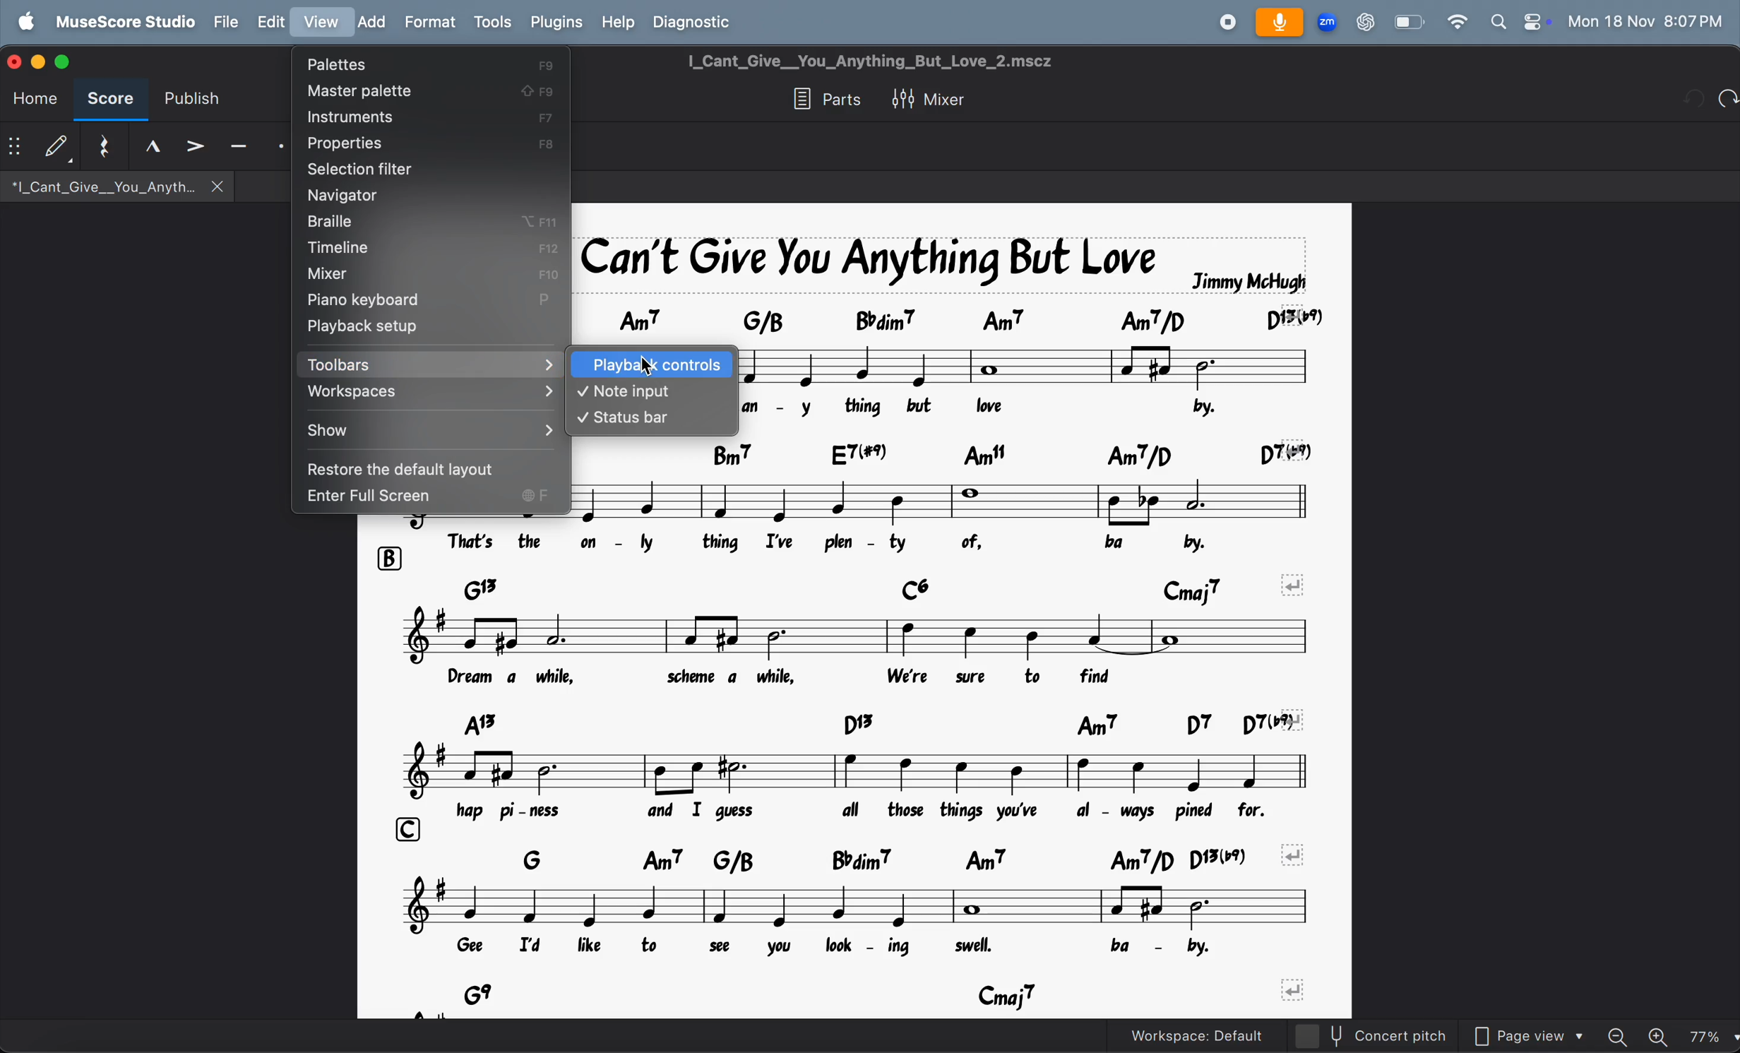  What do you see at coordinates (951, 501) in the screenshot?
I see `note` at bounding box center [951, 501].